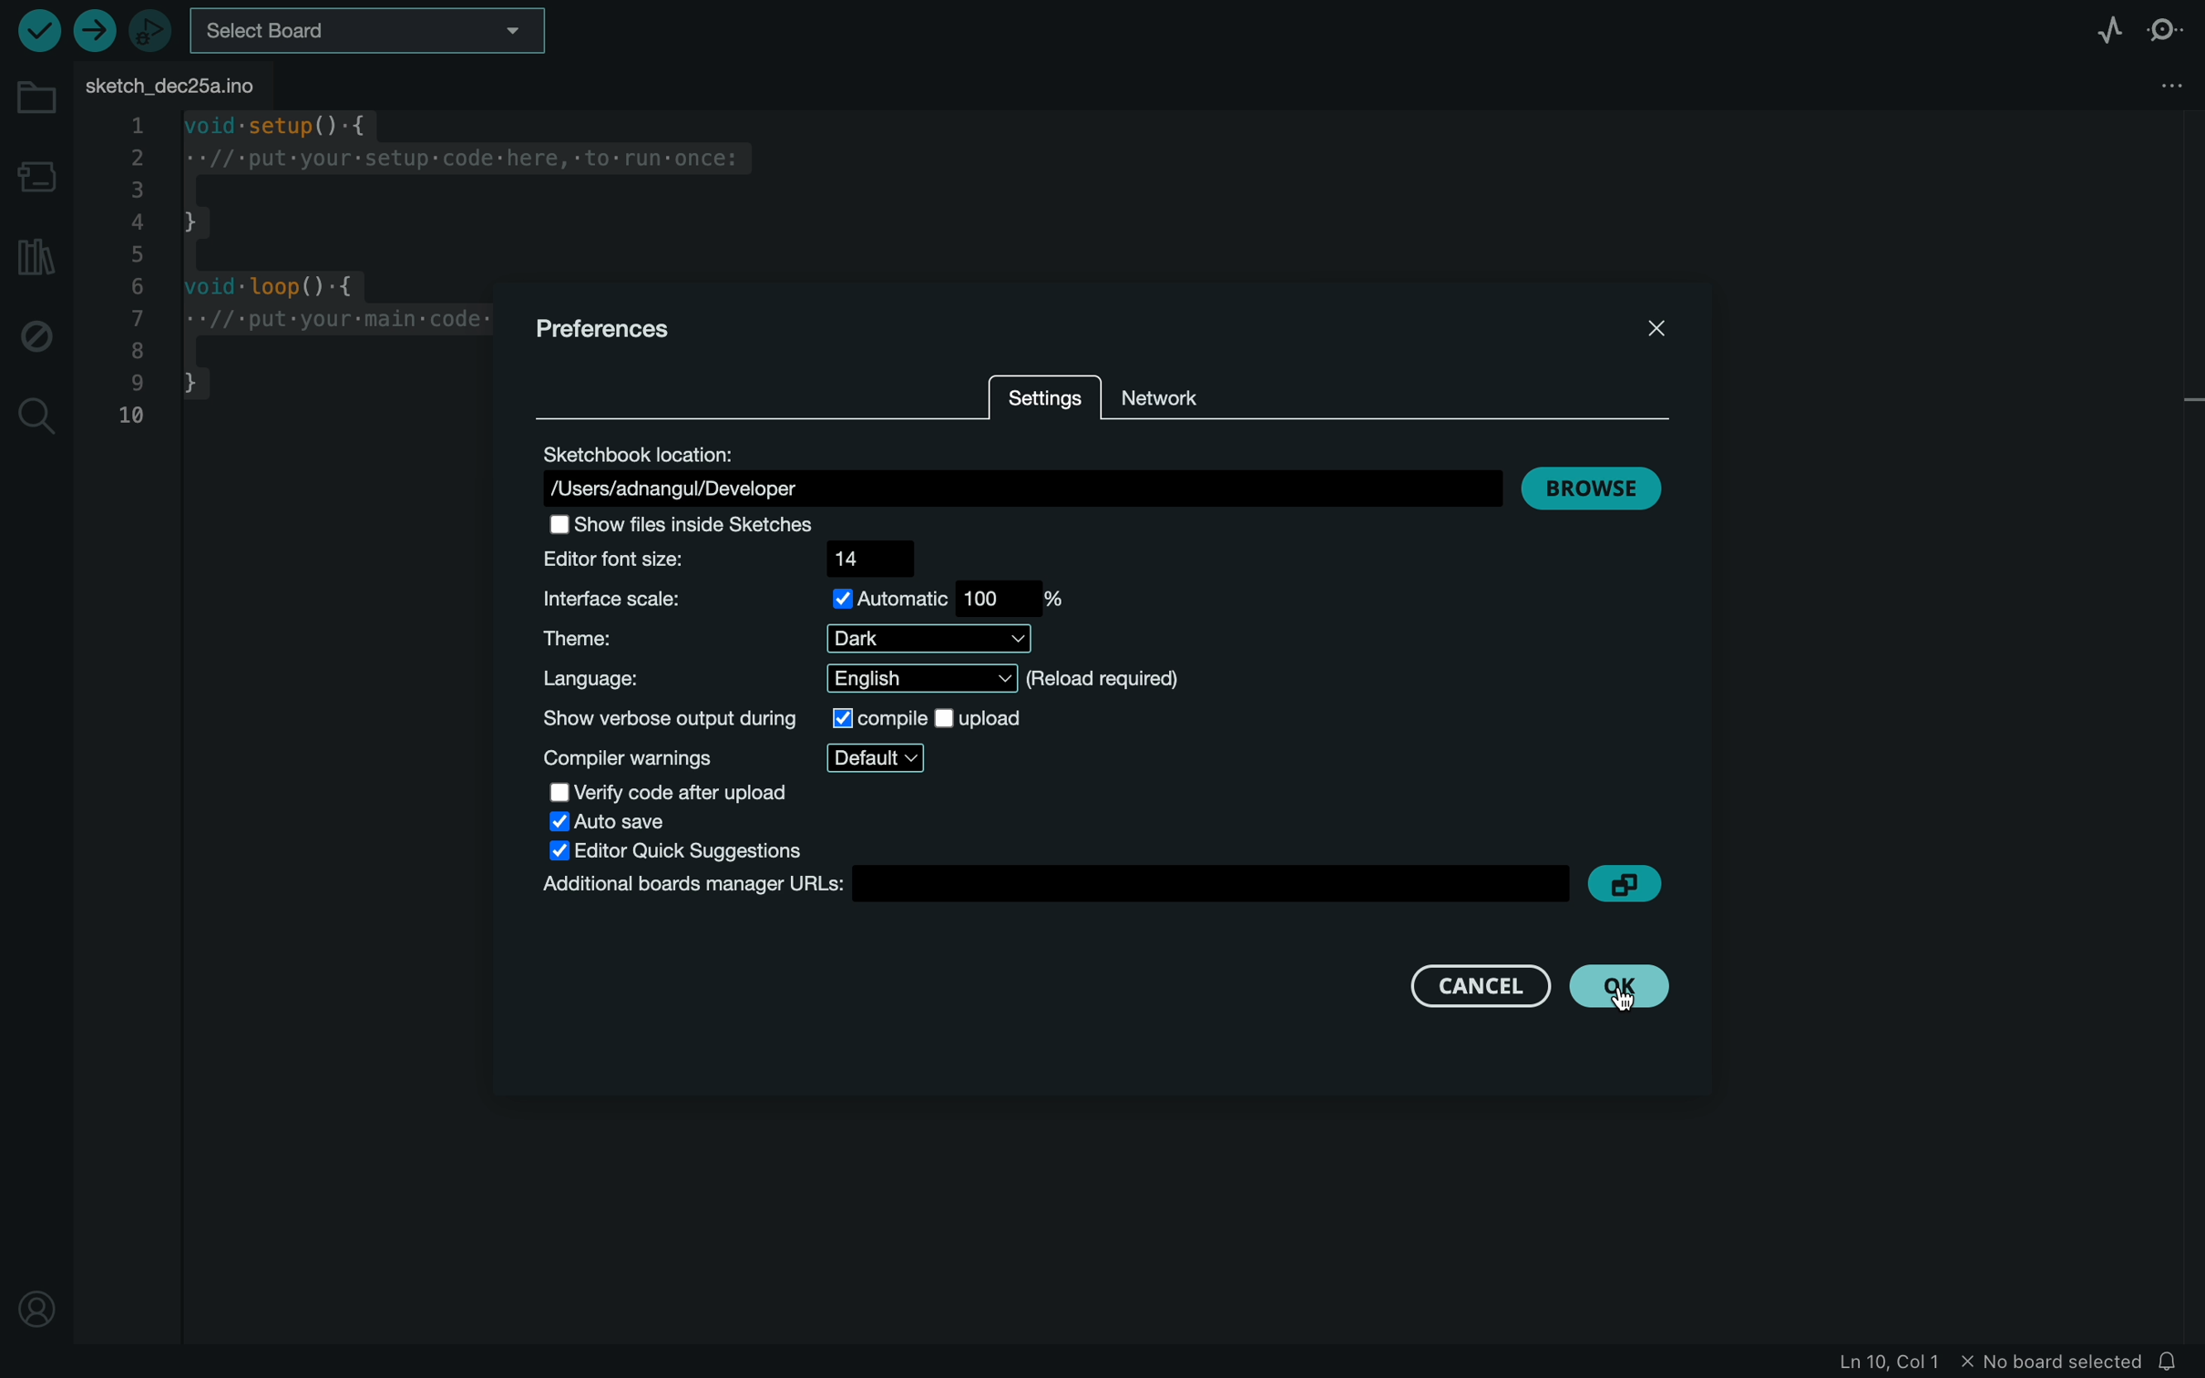 Image resolution: width=2205 pixels, height=1378 pixels. I want to click on debug, so click(34, 339).